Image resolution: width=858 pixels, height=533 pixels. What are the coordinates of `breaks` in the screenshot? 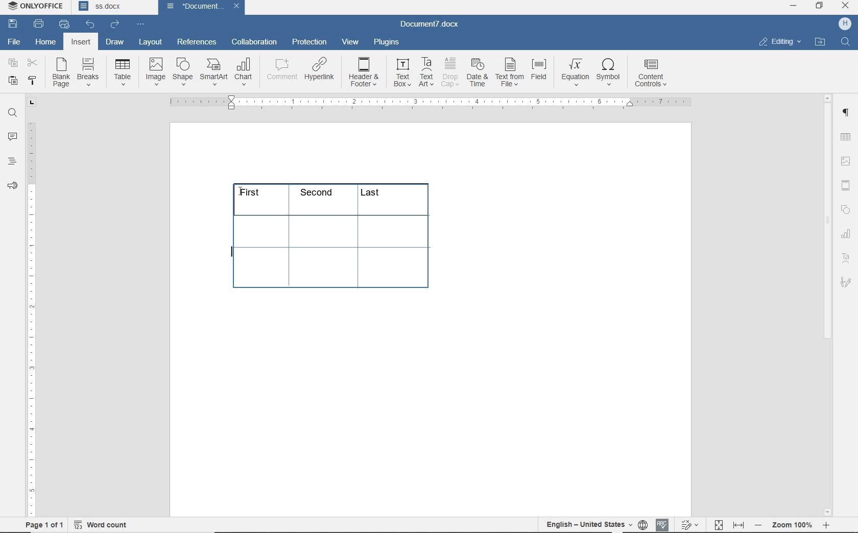 It's located at (90, 72).